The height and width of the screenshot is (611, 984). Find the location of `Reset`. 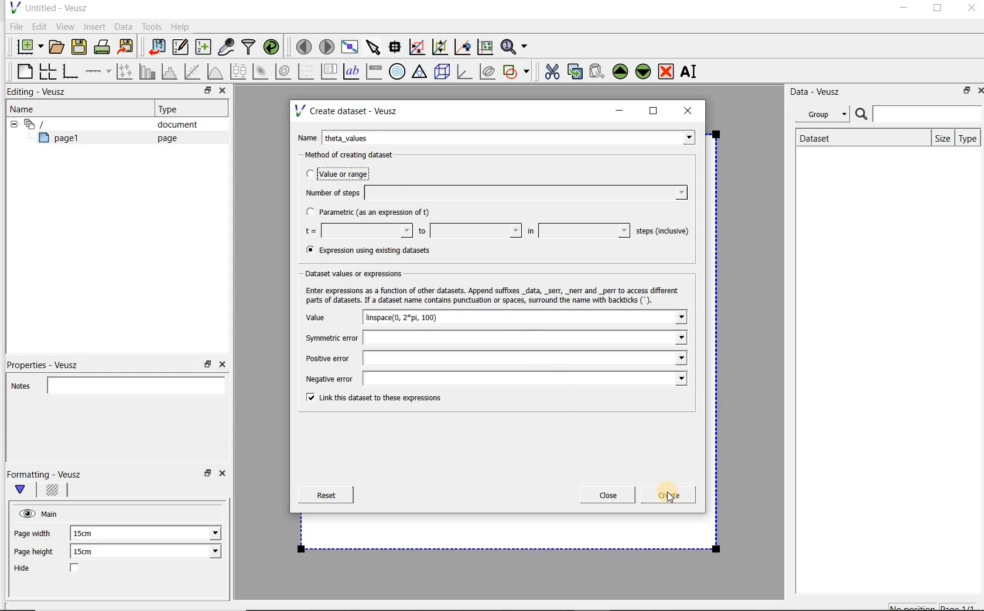

Reset is located at coordinates (326, 495).